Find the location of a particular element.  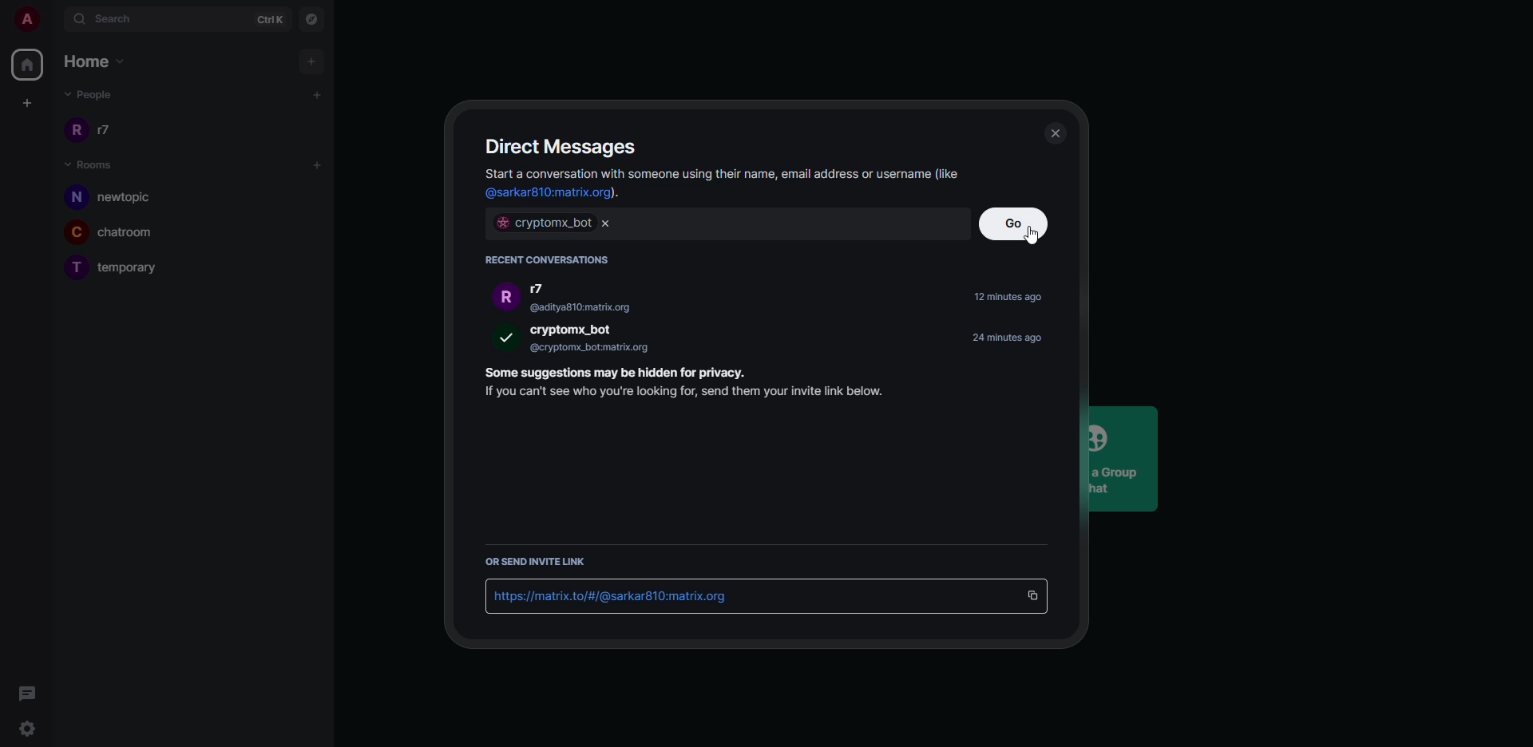

T is located at coordinates (75, 269).